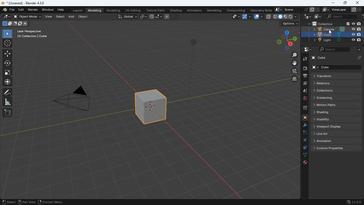 This screenshot has height=205, width=364. I want to click on image, so click(304, 84).